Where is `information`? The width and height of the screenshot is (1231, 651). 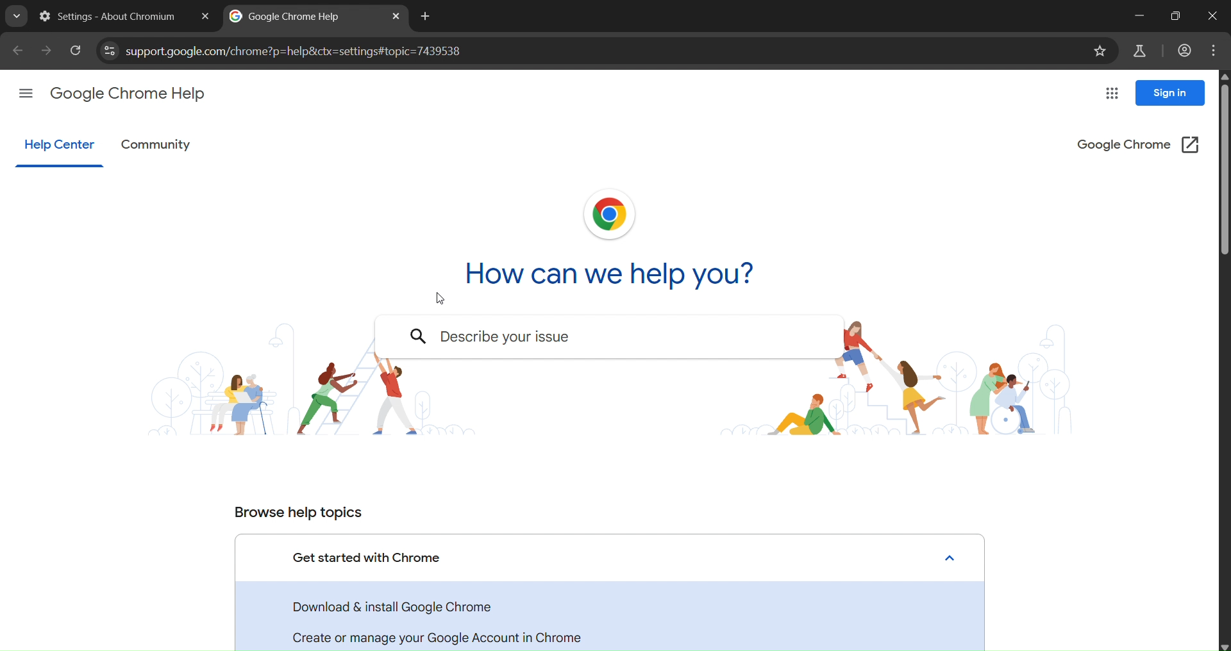
information is located at coordinates (111, 49).